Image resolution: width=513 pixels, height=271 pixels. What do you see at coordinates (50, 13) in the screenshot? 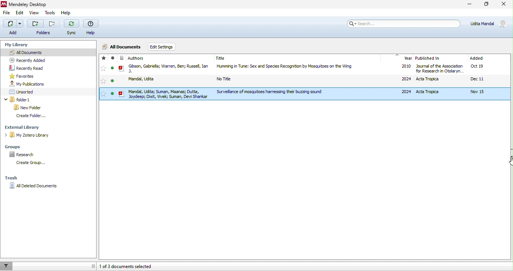
I see `tools` at bounding box center [50, 13].